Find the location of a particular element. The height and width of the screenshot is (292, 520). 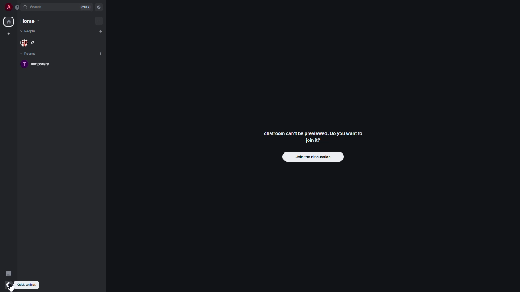

create new space is located at coordinates (8, 34).